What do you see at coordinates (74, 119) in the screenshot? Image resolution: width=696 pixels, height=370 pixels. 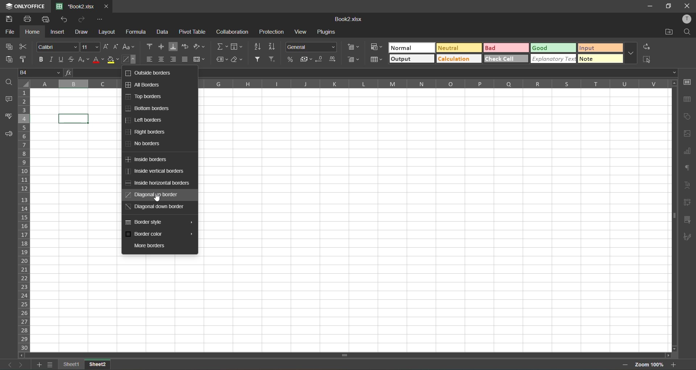 I see `selected cell` at bounding box center [74, 119].